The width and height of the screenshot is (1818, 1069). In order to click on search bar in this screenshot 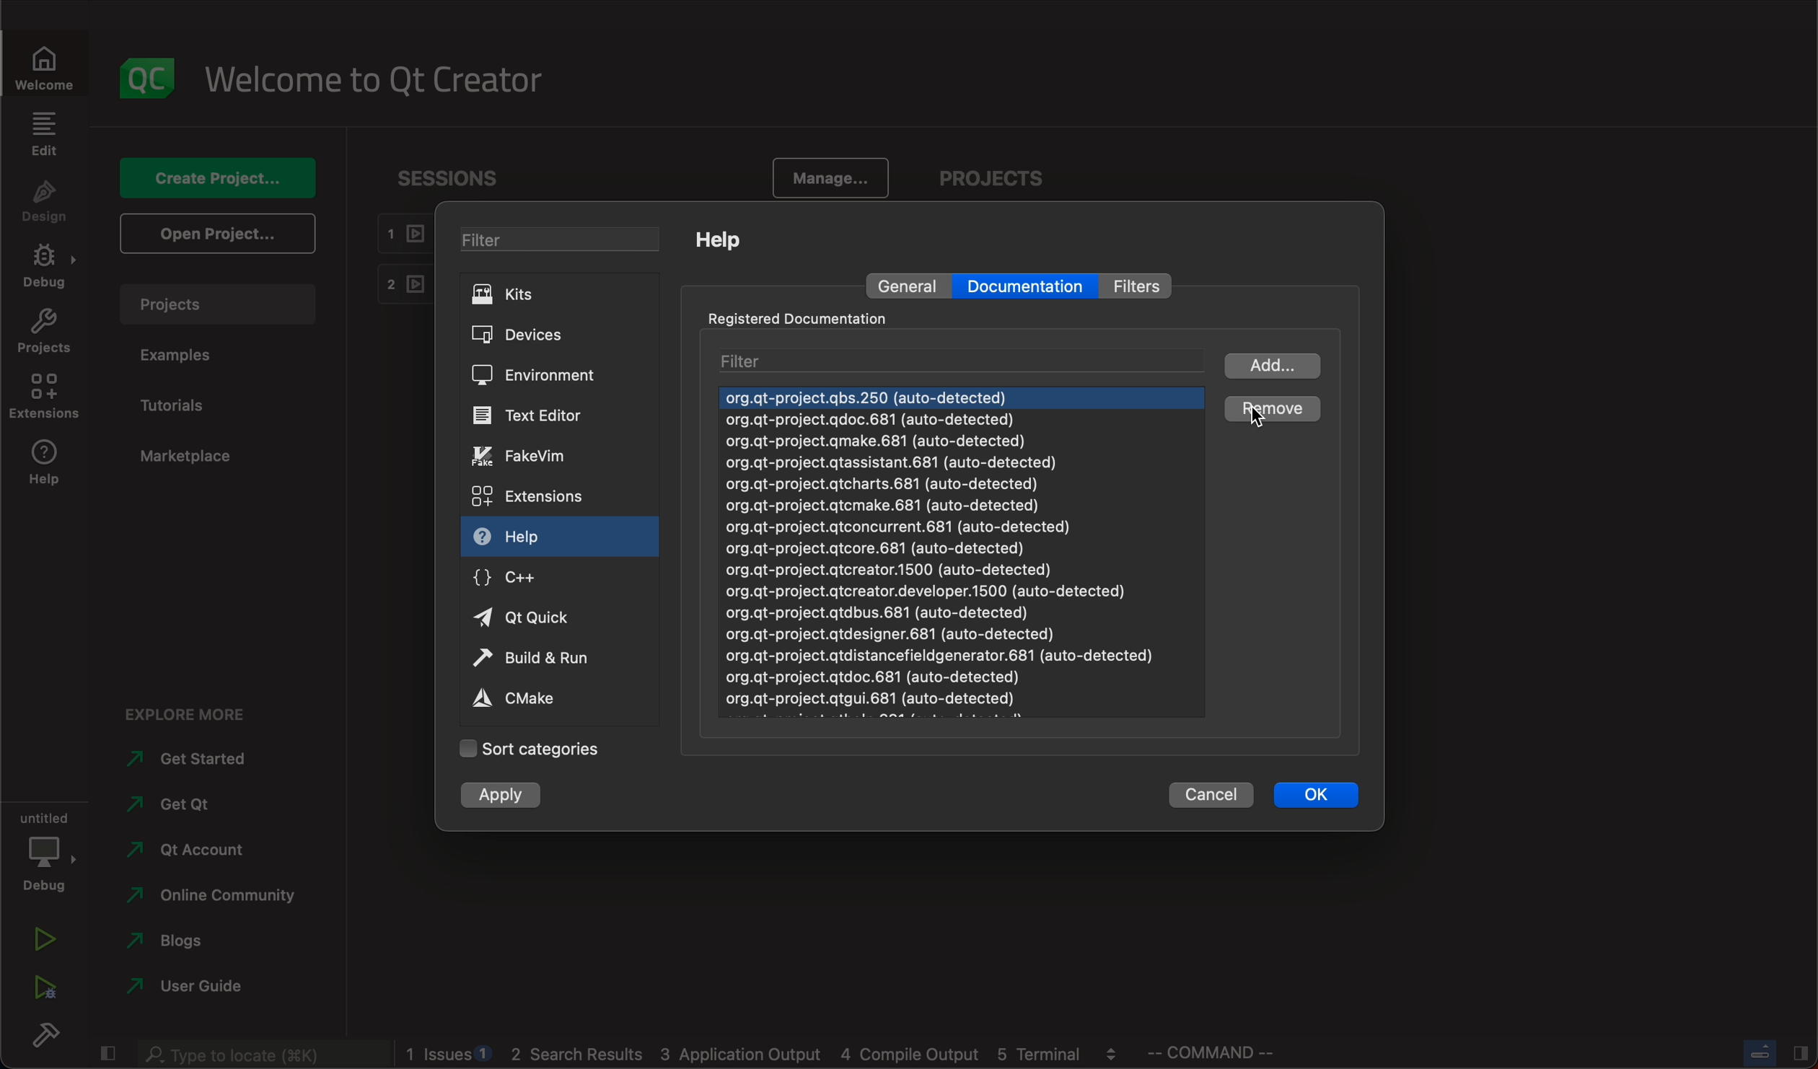, I will do `click(263, 1055)`.